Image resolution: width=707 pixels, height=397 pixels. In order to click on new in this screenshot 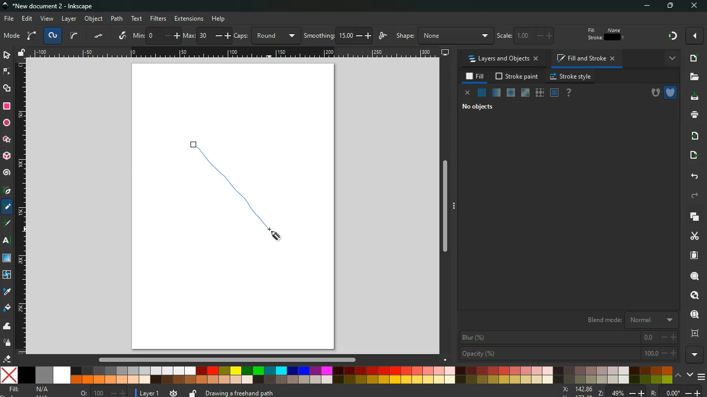, I will do `click(694, 58)`.